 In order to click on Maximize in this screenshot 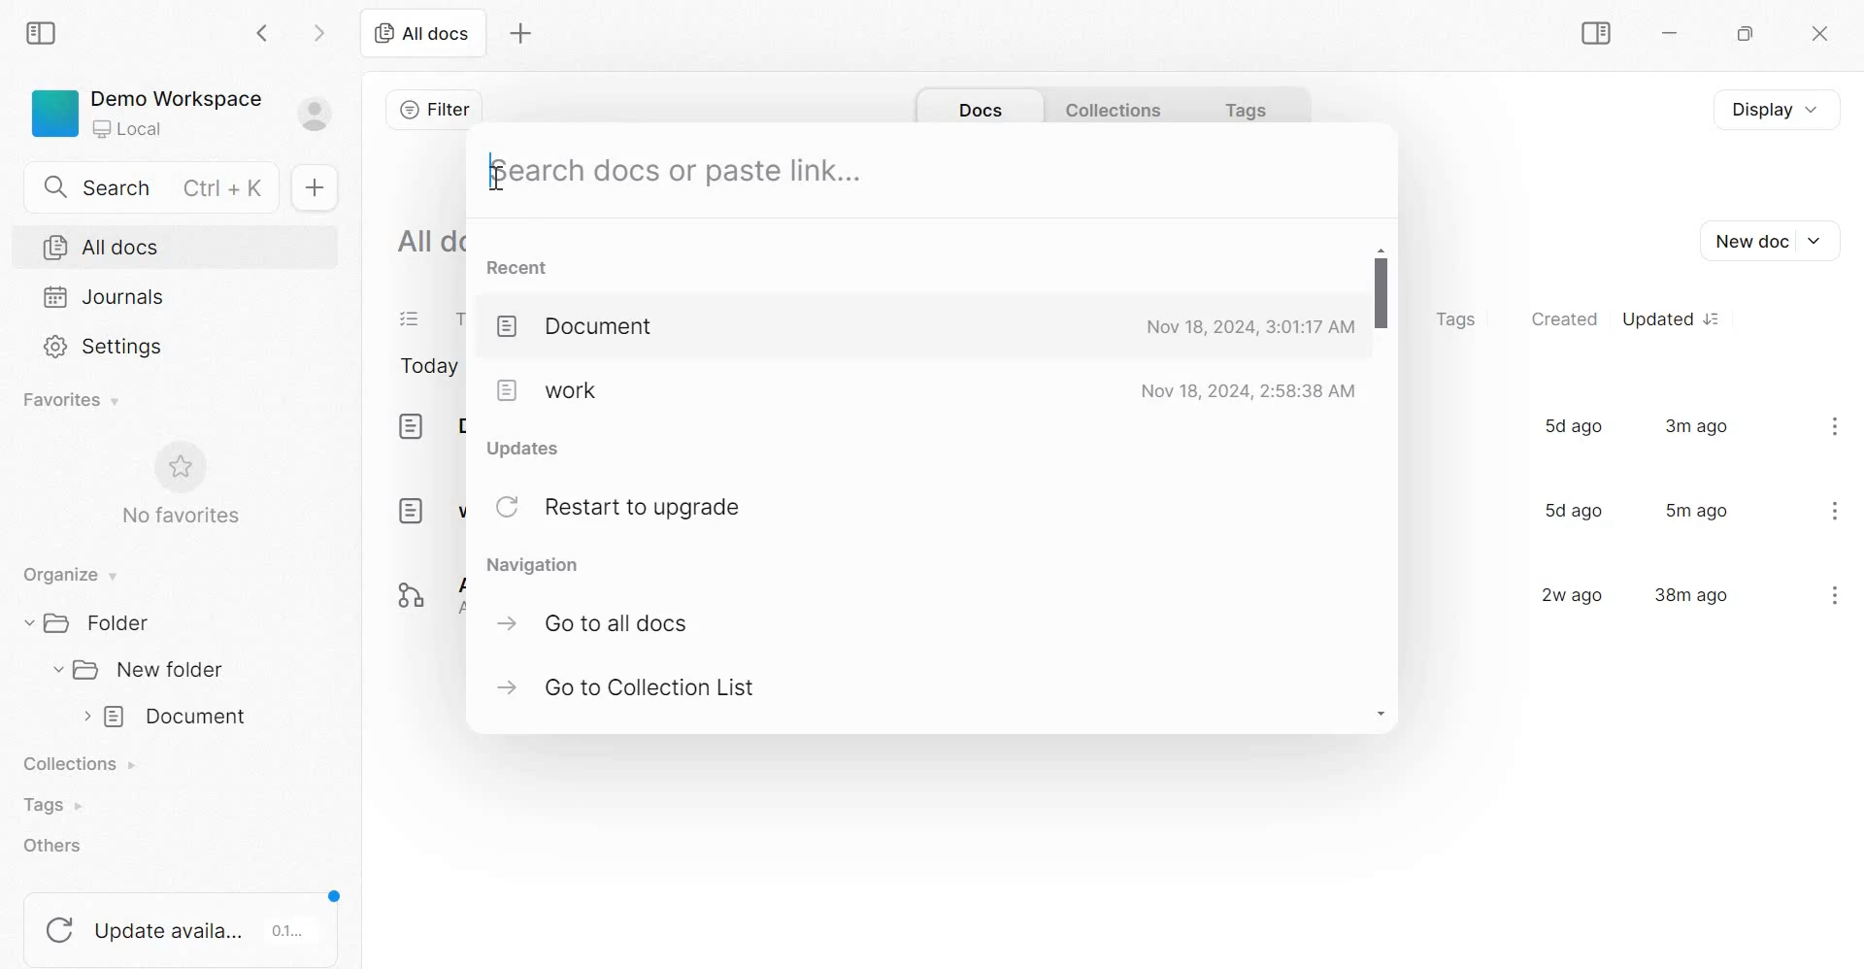, I will do `click(1750, 37)`.